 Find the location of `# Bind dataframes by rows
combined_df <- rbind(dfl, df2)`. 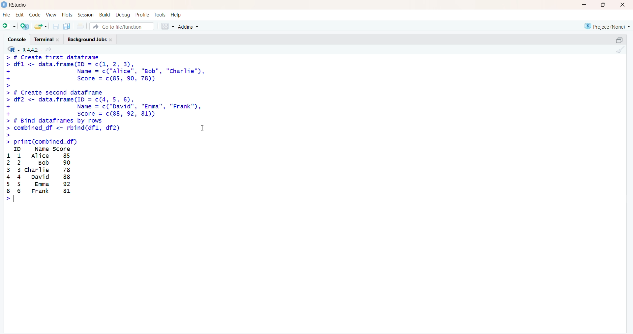

# Bind dataframes by rows
combined_df <- rbind(dfl, df2) is located at coordinates (64, 127).